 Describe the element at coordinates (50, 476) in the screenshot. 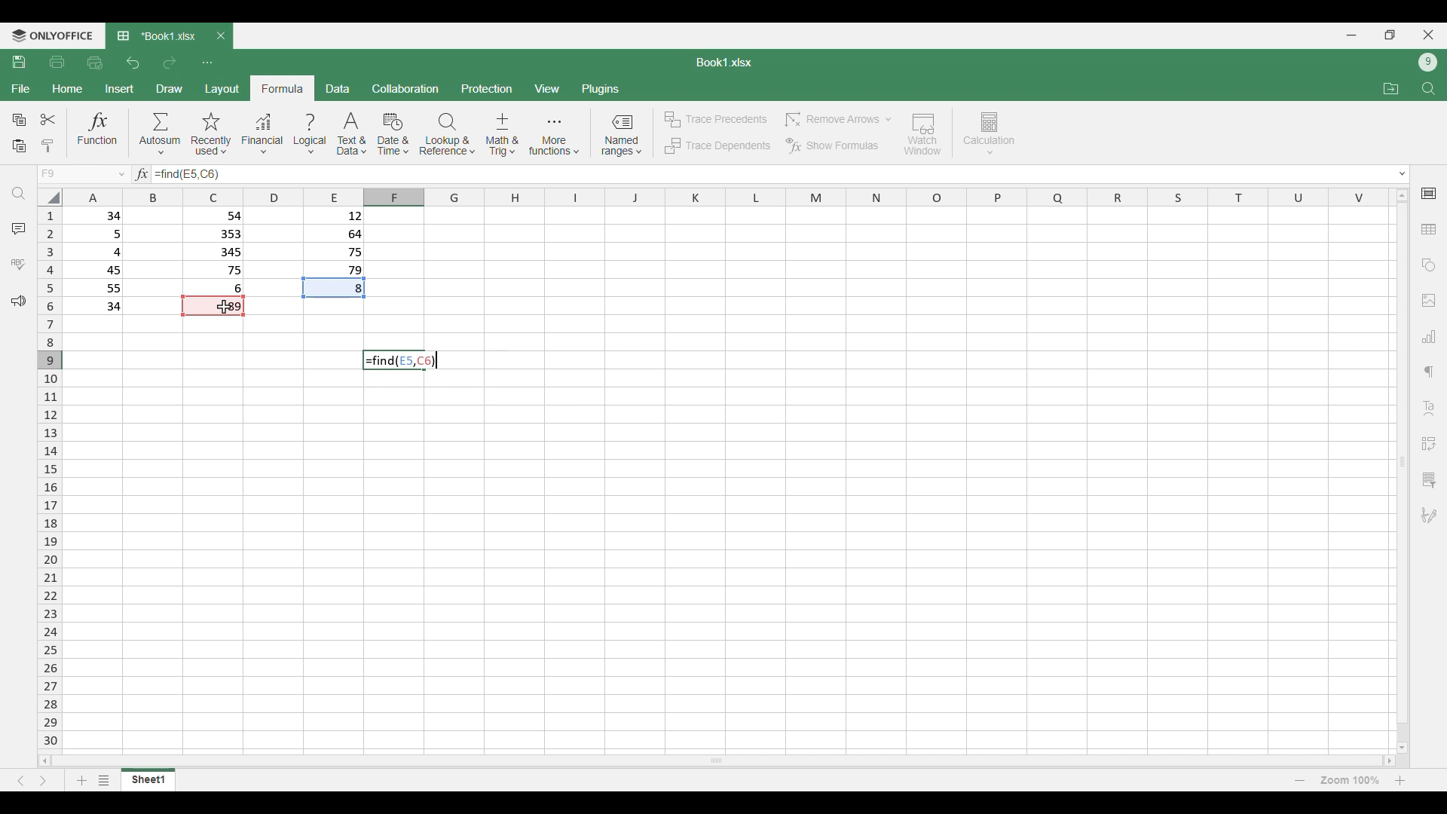

I see `Indicates rows` at that location.